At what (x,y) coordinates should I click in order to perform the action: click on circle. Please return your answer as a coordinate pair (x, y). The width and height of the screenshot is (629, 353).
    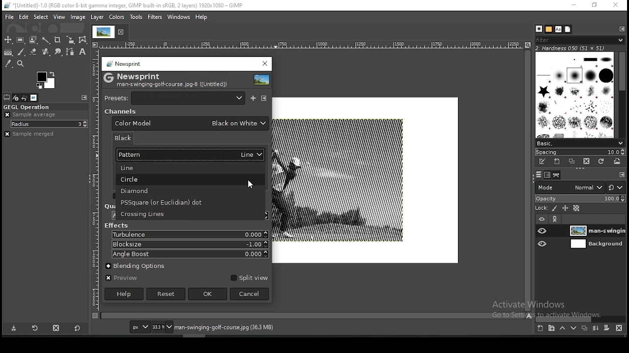
    Looking at the image, I should click on (191, 179).